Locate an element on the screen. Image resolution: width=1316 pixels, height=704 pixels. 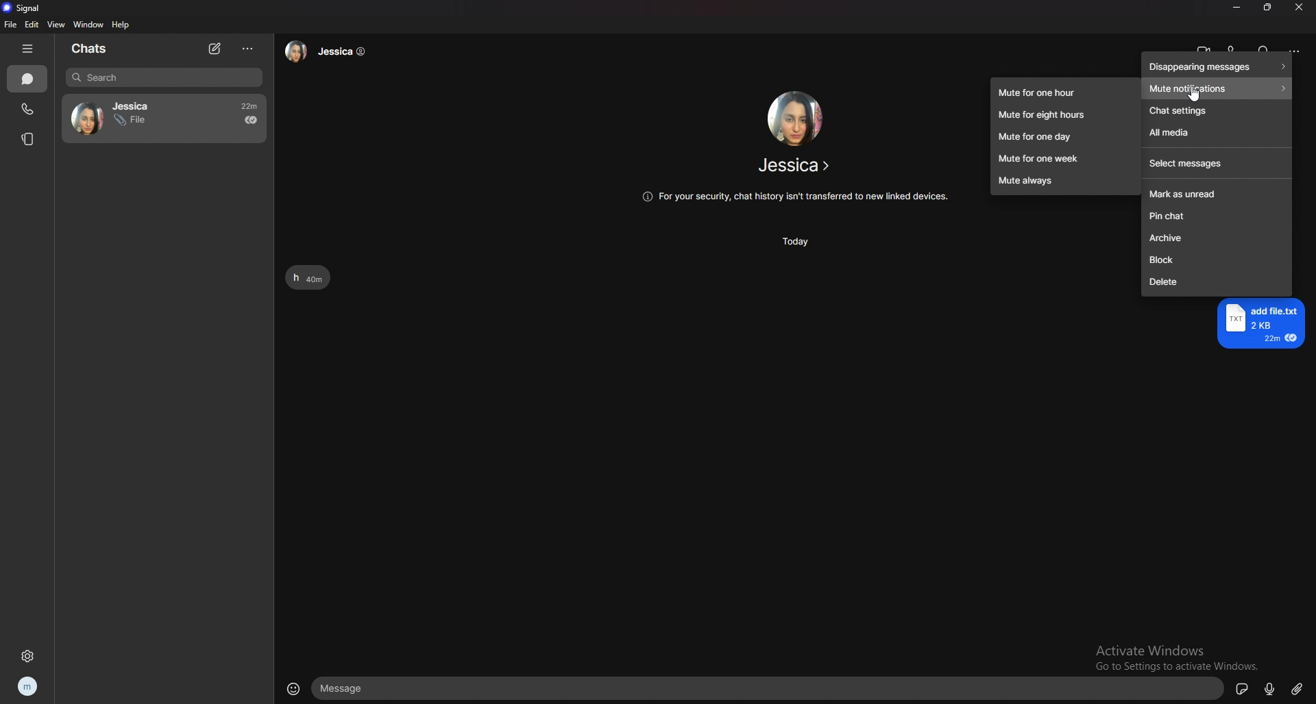
Jessica is located at coordinates (136, 105).